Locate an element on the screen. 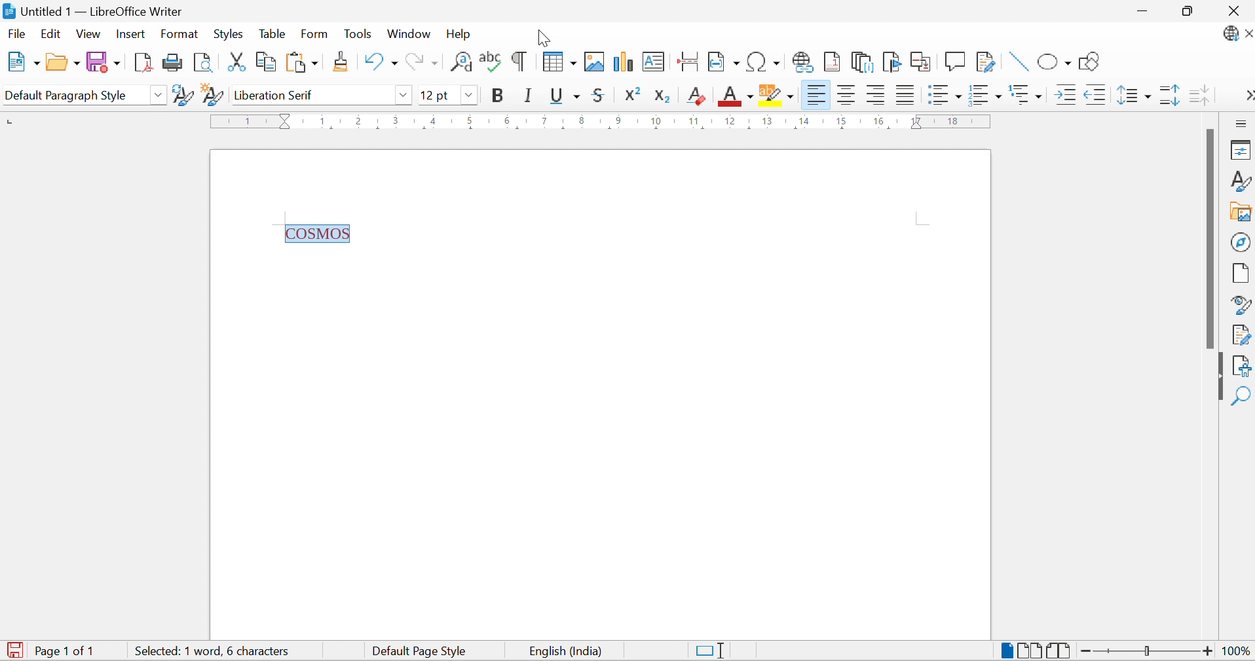 This screenshot has width=1255, height=661. 1 is located at coordinates (250, 121).